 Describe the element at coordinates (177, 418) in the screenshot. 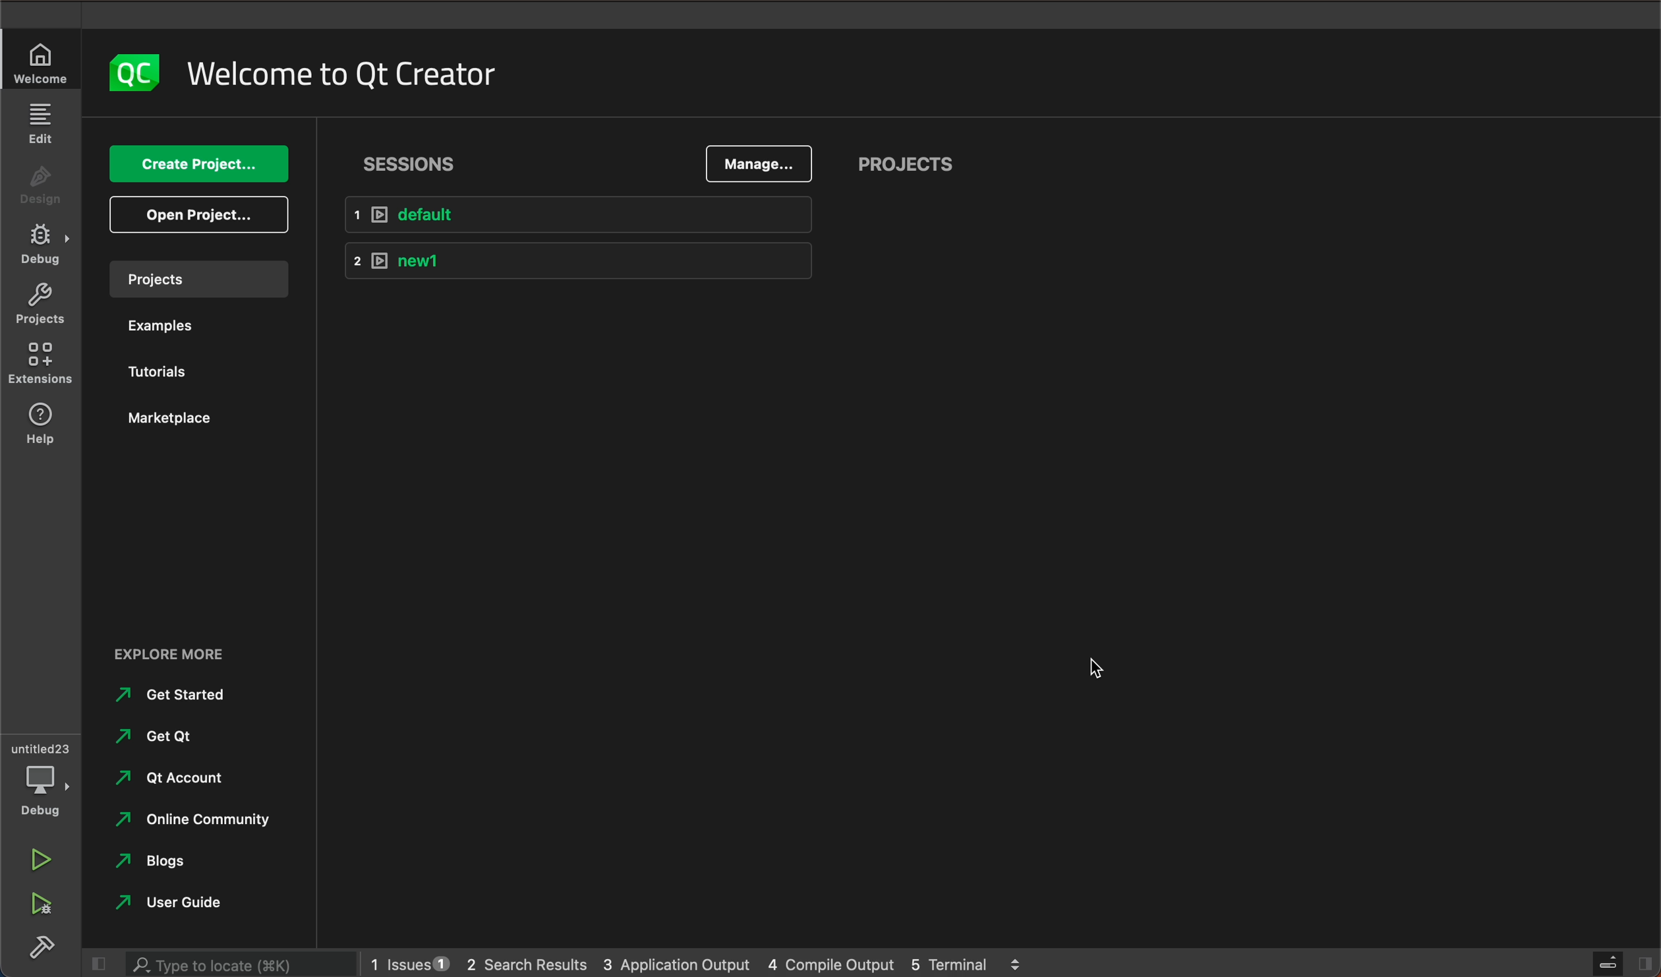

I see `marketplace` at that location.